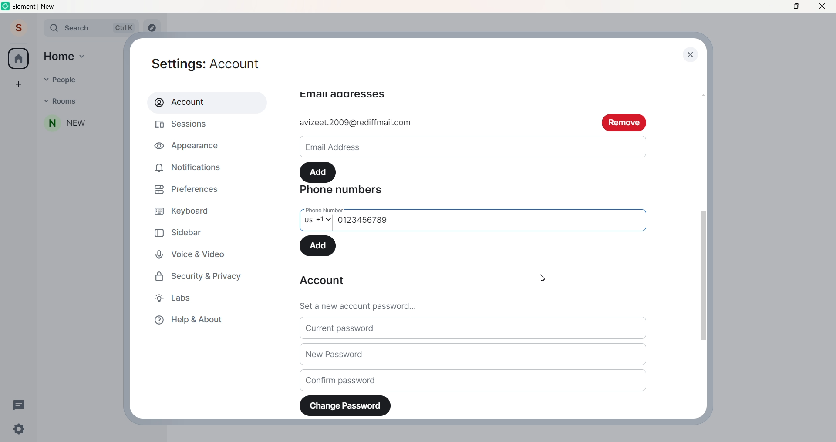 This screenshot has width=836, height=442. Describe the element at coordinates (17, 29) in the screenshot. I see `Profile` at that location.